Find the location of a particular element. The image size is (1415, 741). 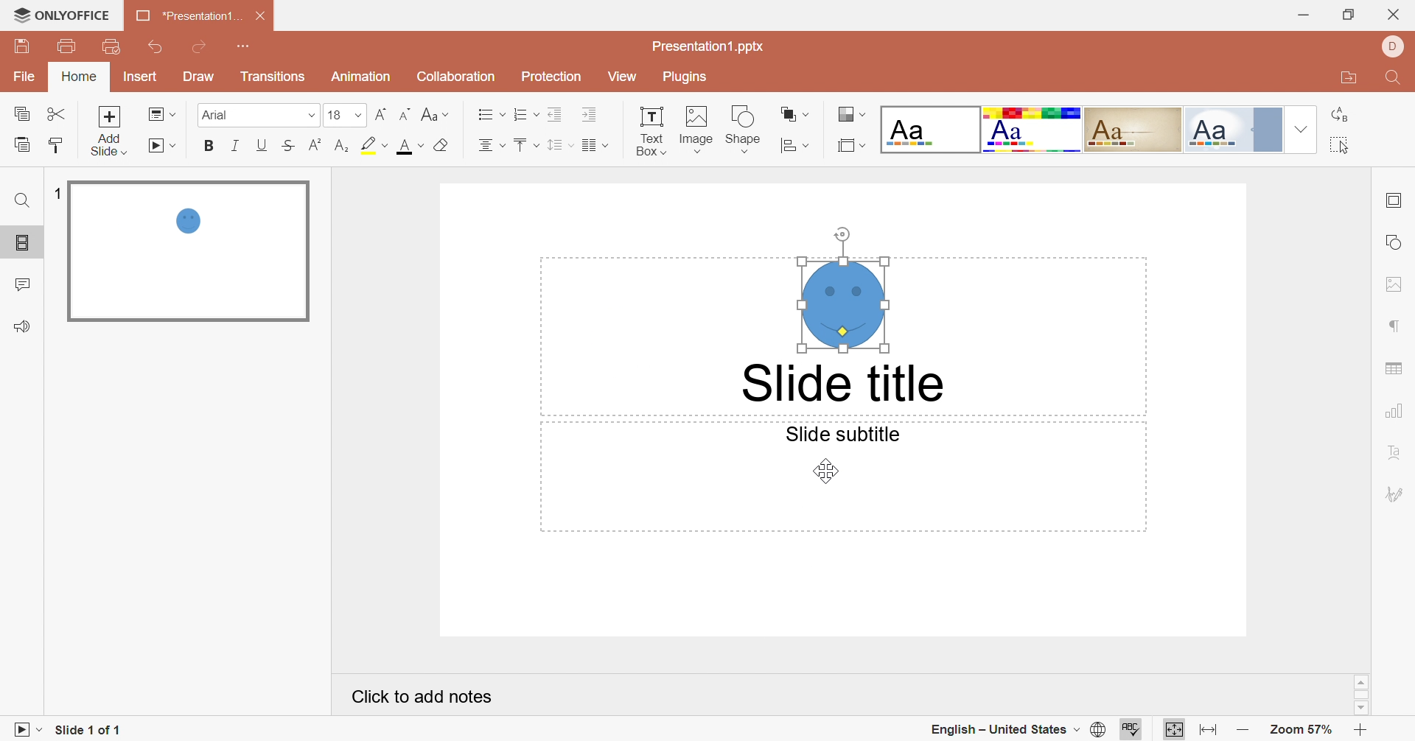

Slide 1 preview showing centered object is located at coordinates (187, 249).